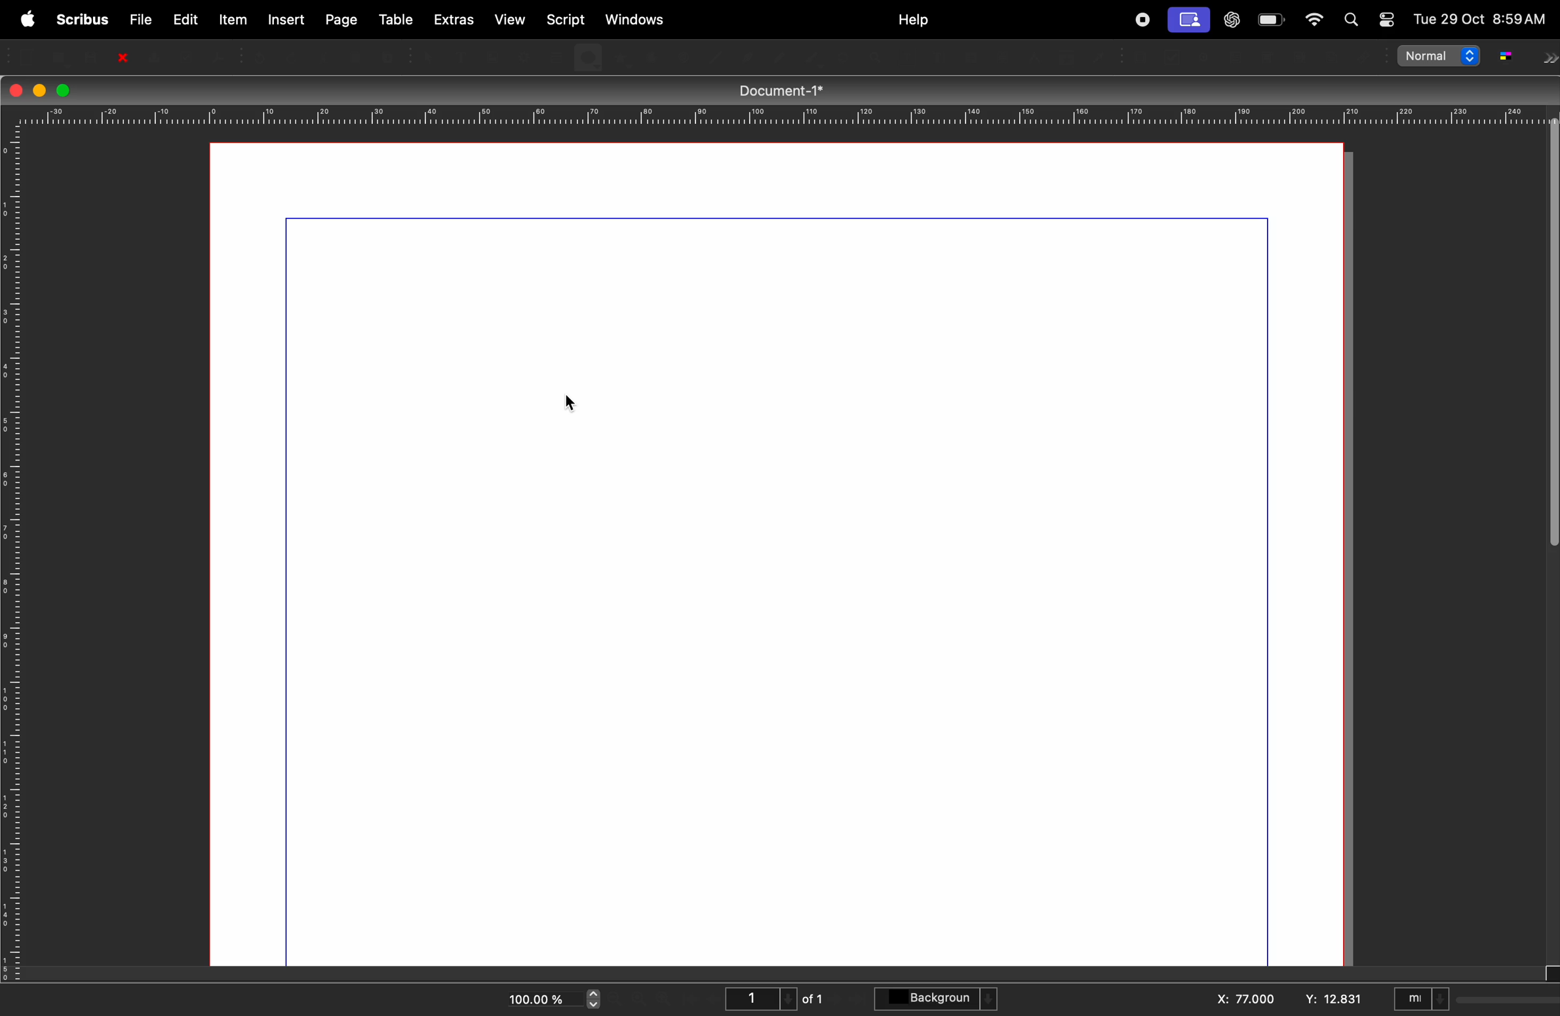 Image resolution: width=1560 pixels, height=1016 pixels. What do you see at coordinates (1238, 57) in the screenshot?
I see `PDF text field` at bounding box center [1238, 57].